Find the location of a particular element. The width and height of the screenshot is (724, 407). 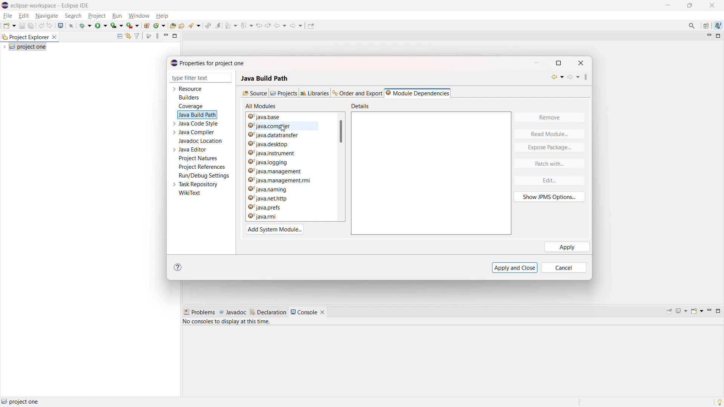

javadoc location is located at coordinates (201, 141).